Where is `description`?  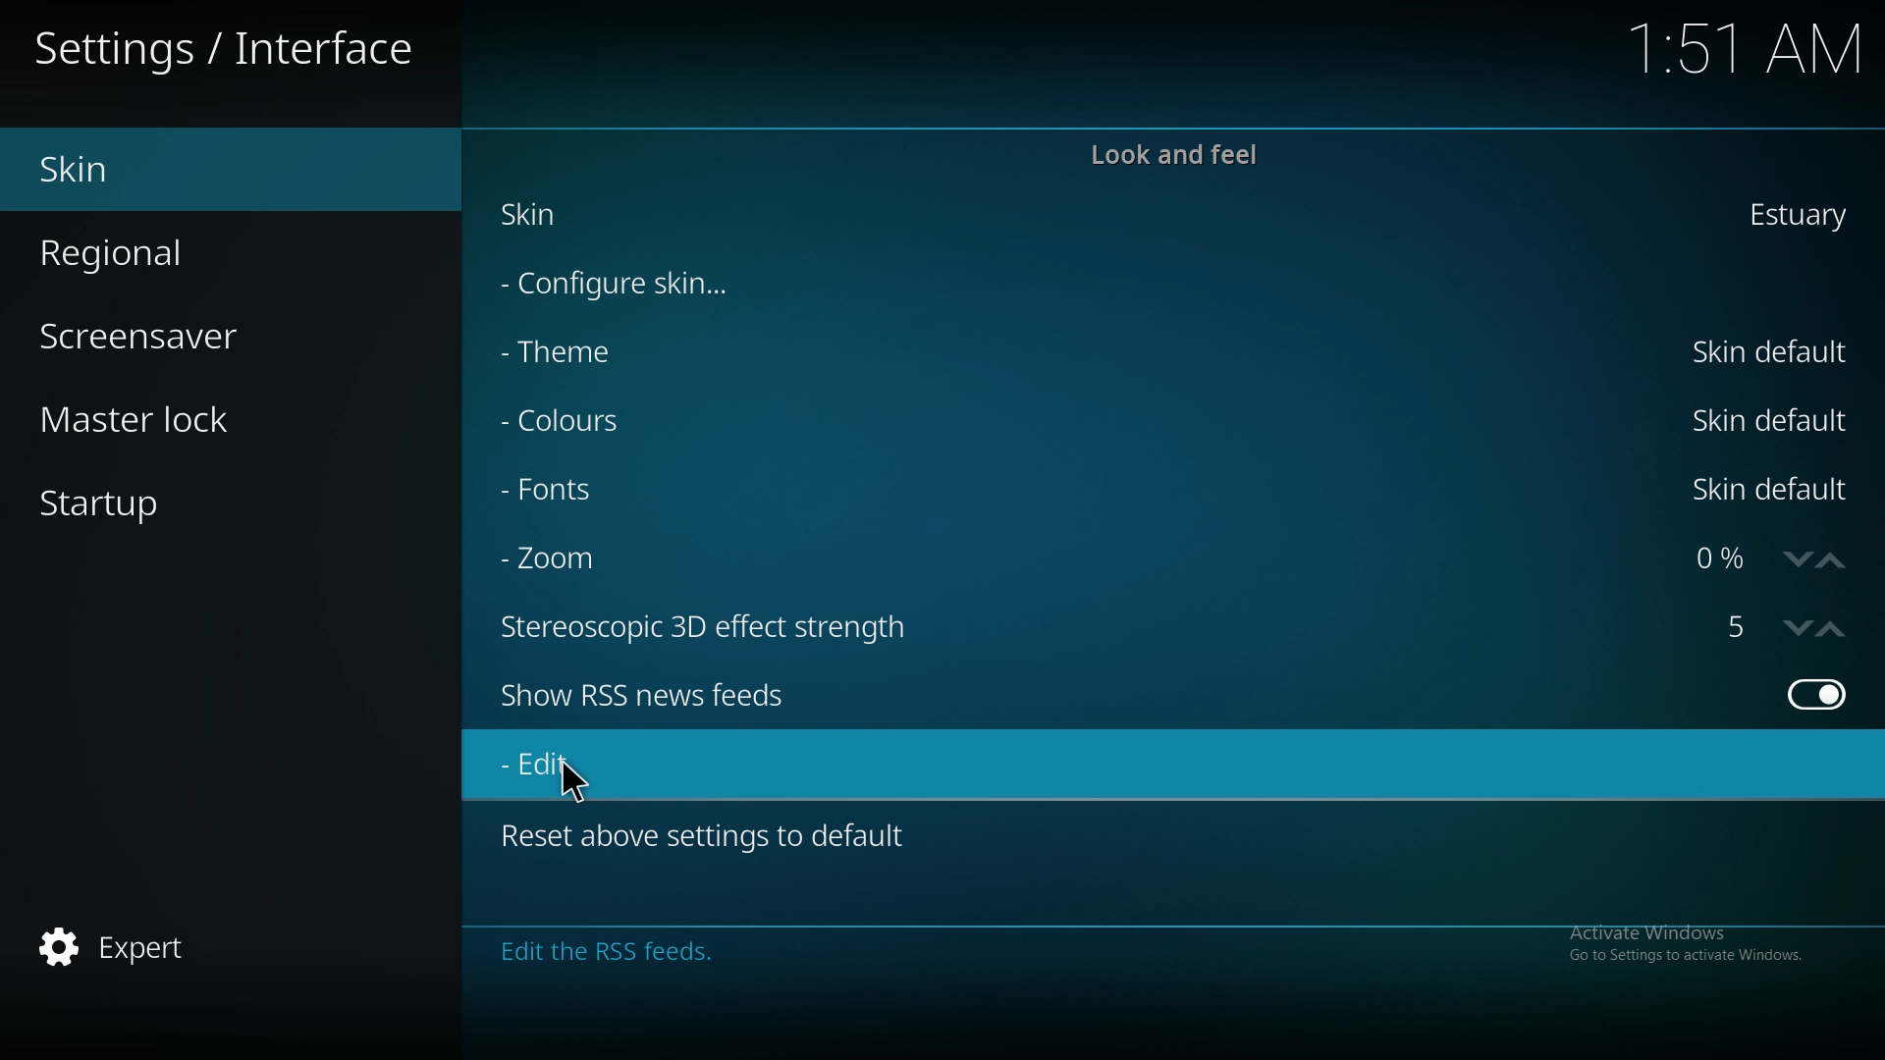
description is located at coordinates (813, 949).